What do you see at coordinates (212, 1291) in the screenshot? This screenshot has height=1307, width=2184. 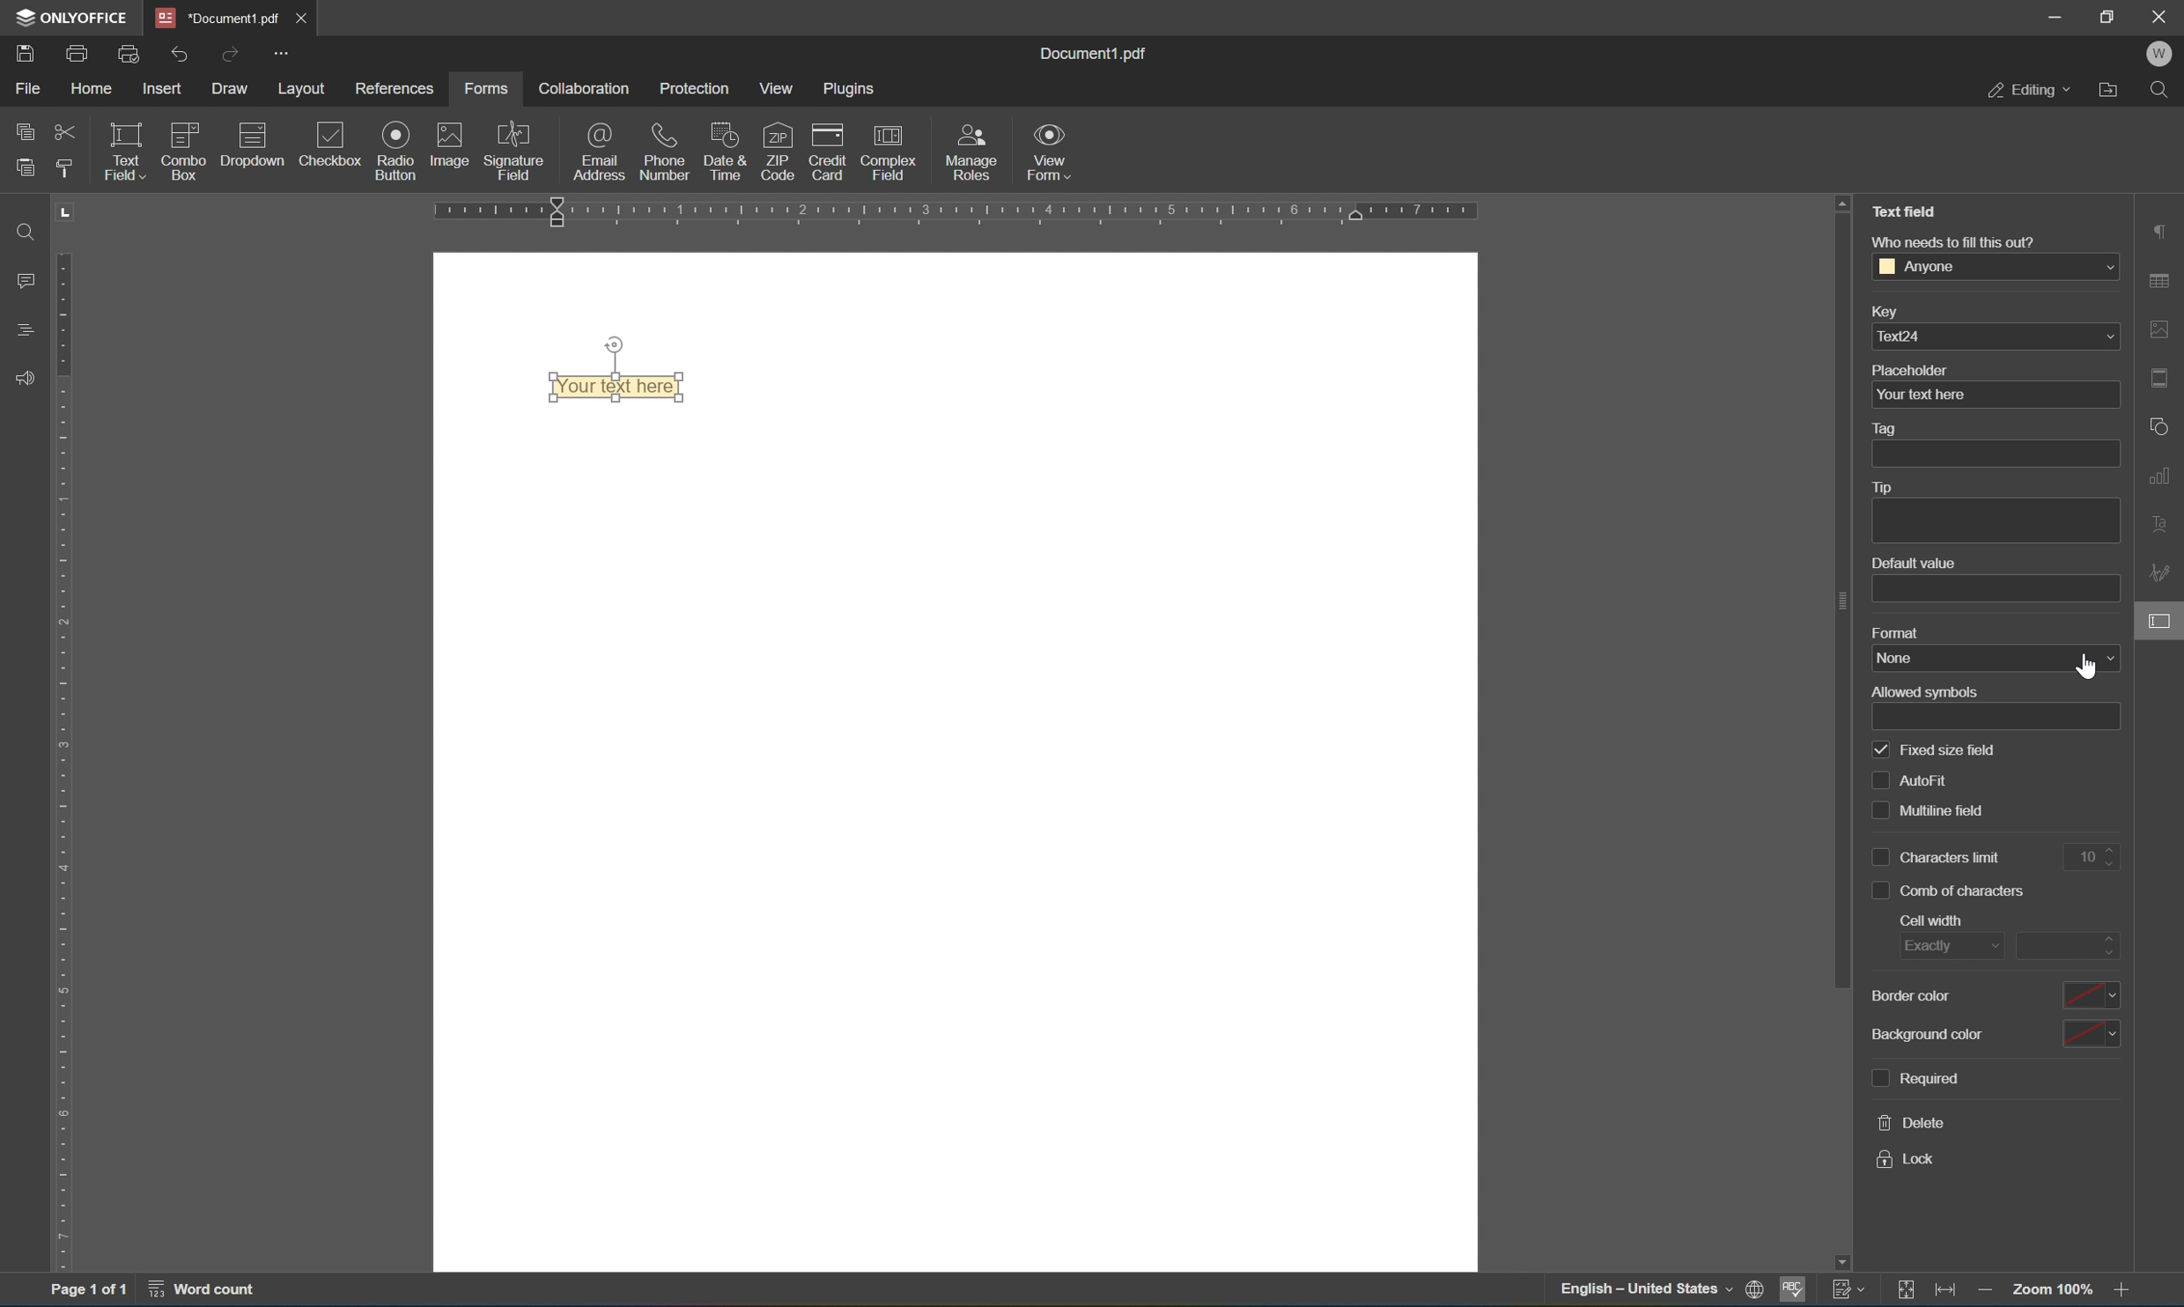 I see `word count` at bounding box center [212, 1291].